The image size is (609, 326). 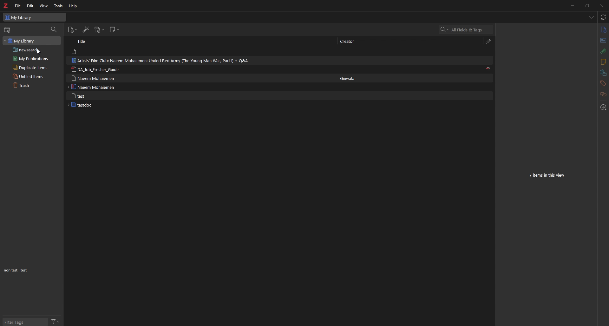 What do you see at coordinates (11, 270) in the screenshot?
I see `non test` at bounding box center [11, 270].